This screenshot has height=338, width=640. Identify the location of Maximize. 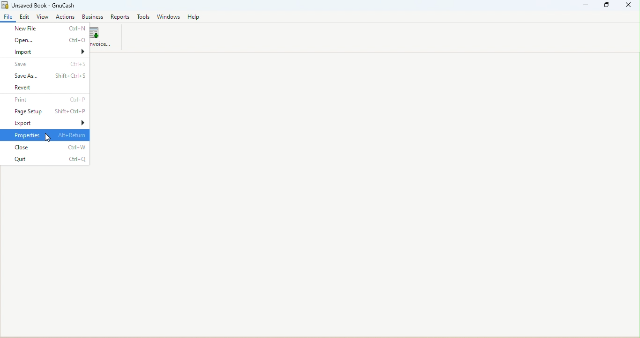
(606, 6).